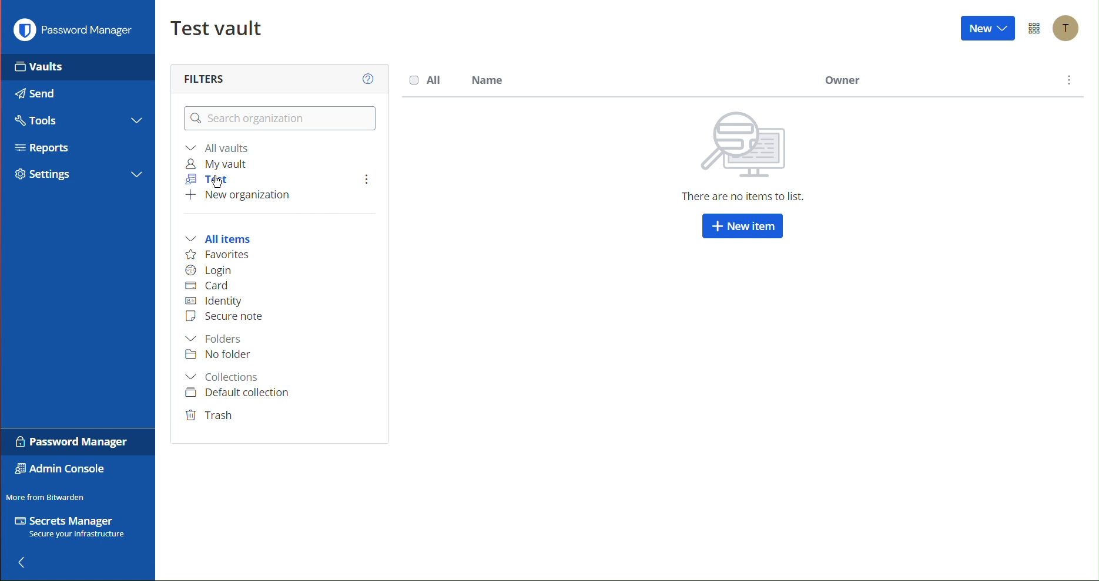 The image size is (1099, 581). I want to click on New item, so click(741, 228).